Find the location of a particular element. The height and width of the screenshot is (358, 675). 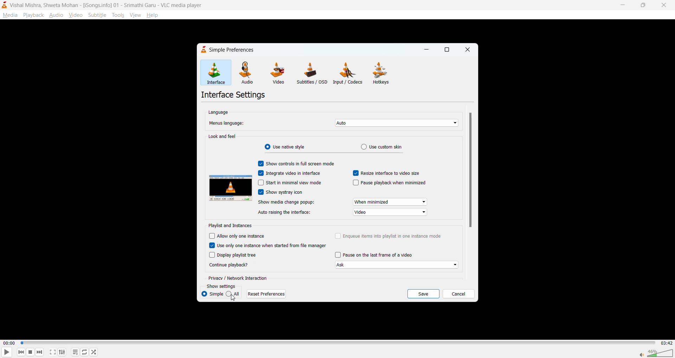

show settings is located at coordinates (223, 286).